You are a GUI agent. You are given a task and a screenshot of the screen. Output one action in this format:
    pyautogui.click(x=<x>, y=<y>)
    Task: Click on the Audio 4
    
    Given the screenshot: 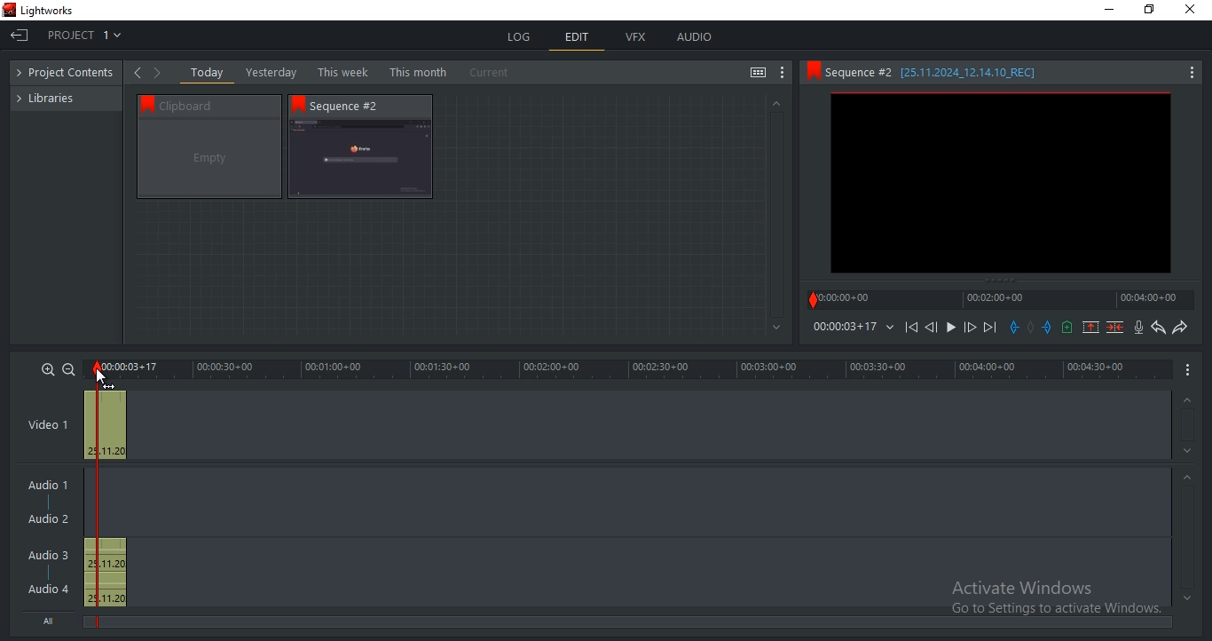 What is the action you would take?
    pyautogui.click(x=49, y=588)
    